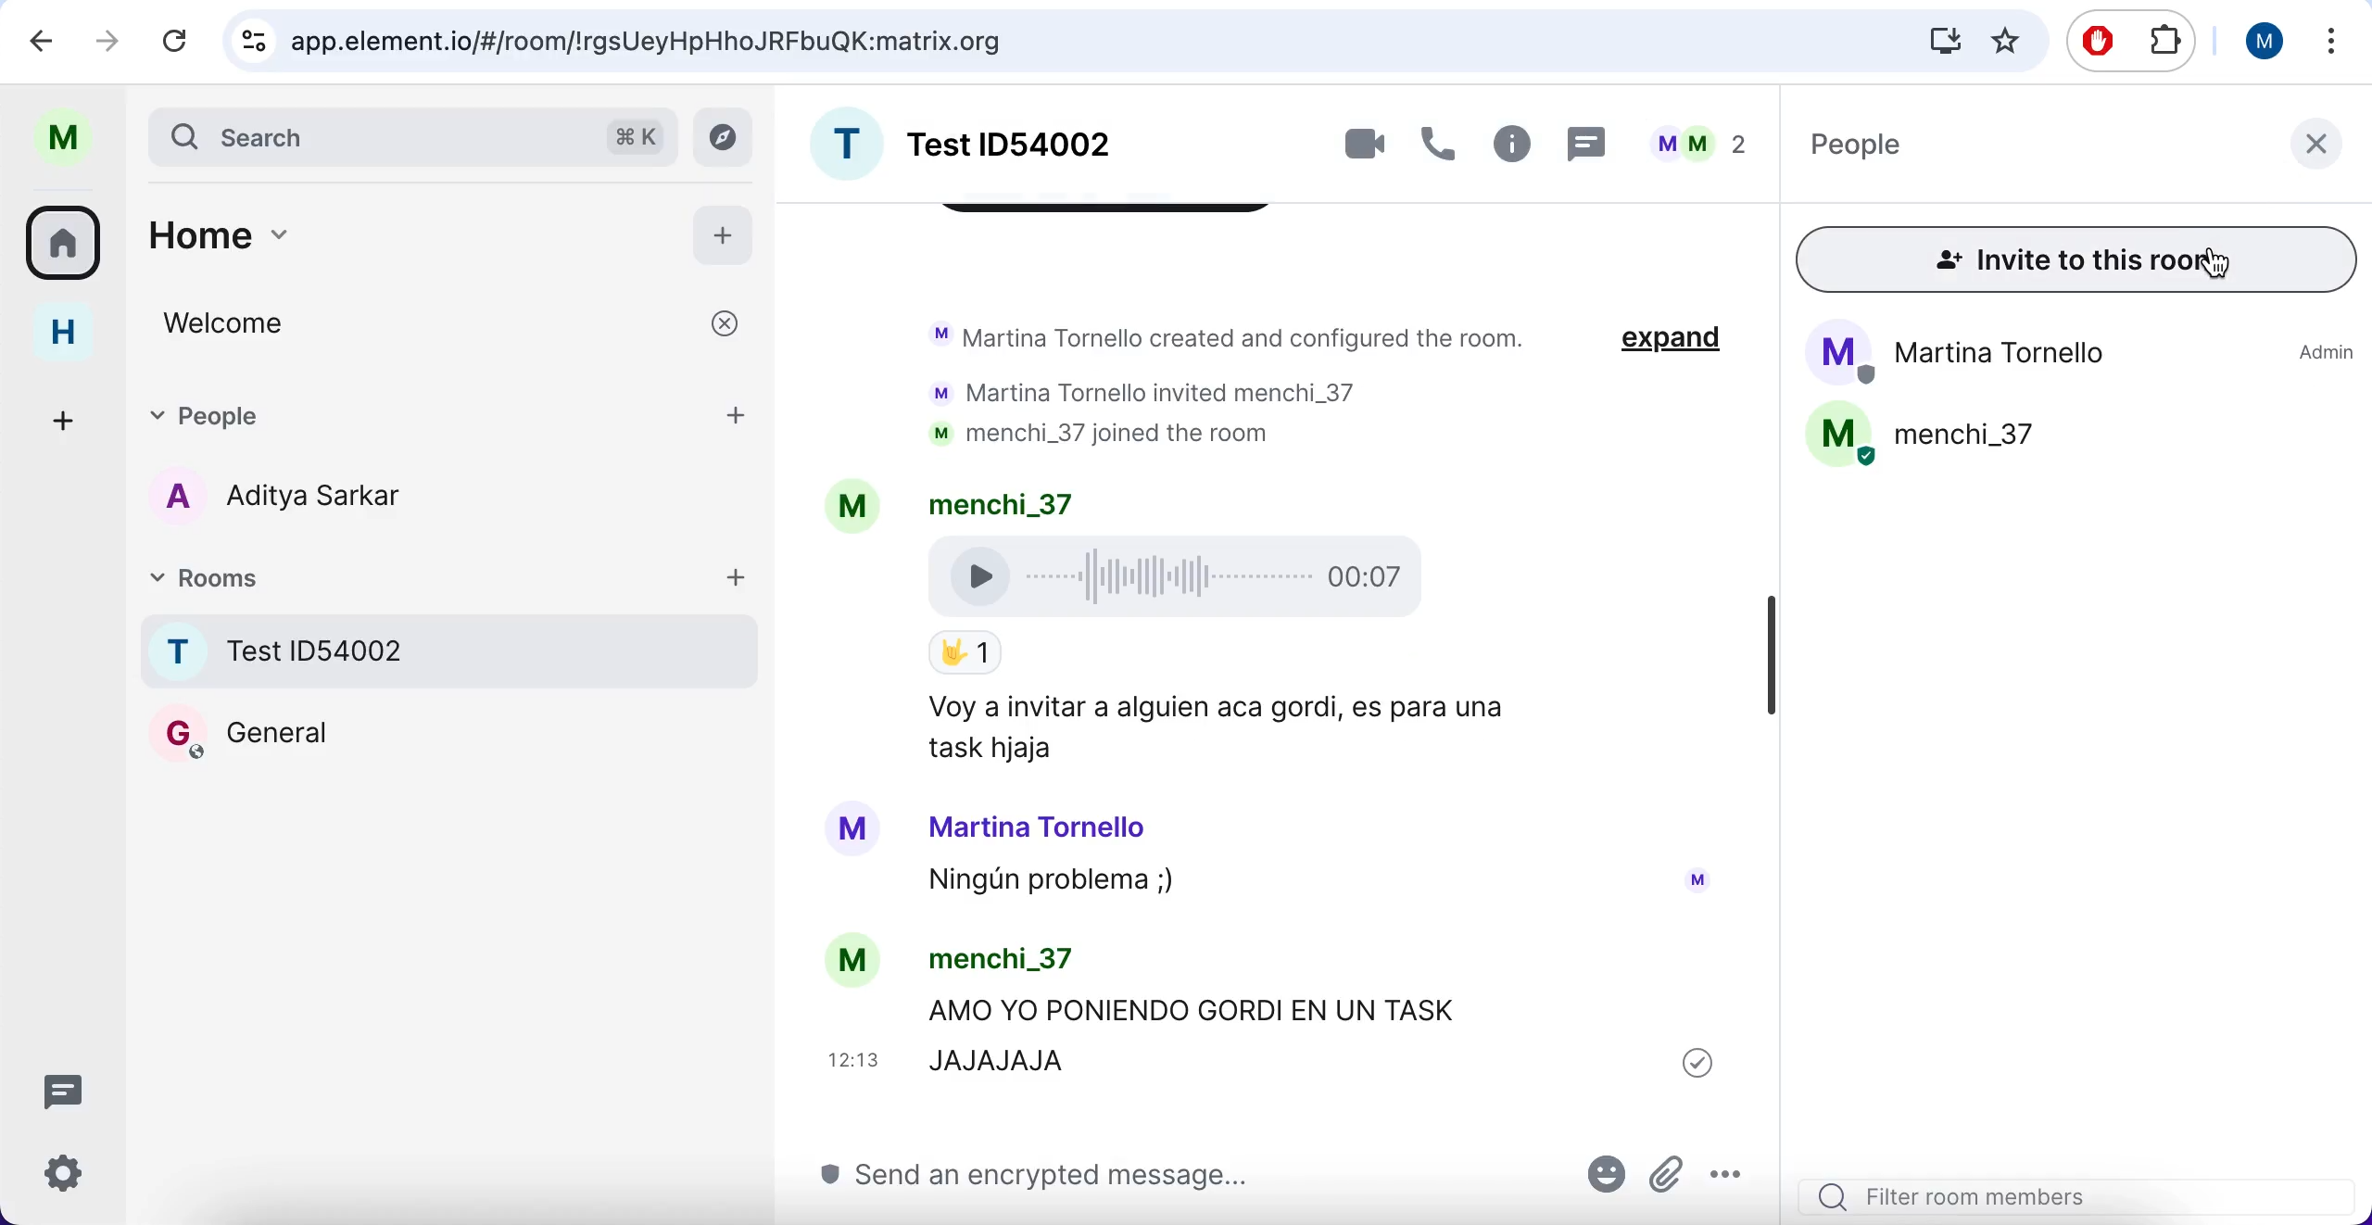 Image resolution: width=2372 pixels, height=1225 pixels. Describe the element at coordinates (1231, 381) in the screenshot. I see `Martina Tornello created and configured the room.
Martina Tornello invited menchi_37
menchi_37 joined the room` at that location.